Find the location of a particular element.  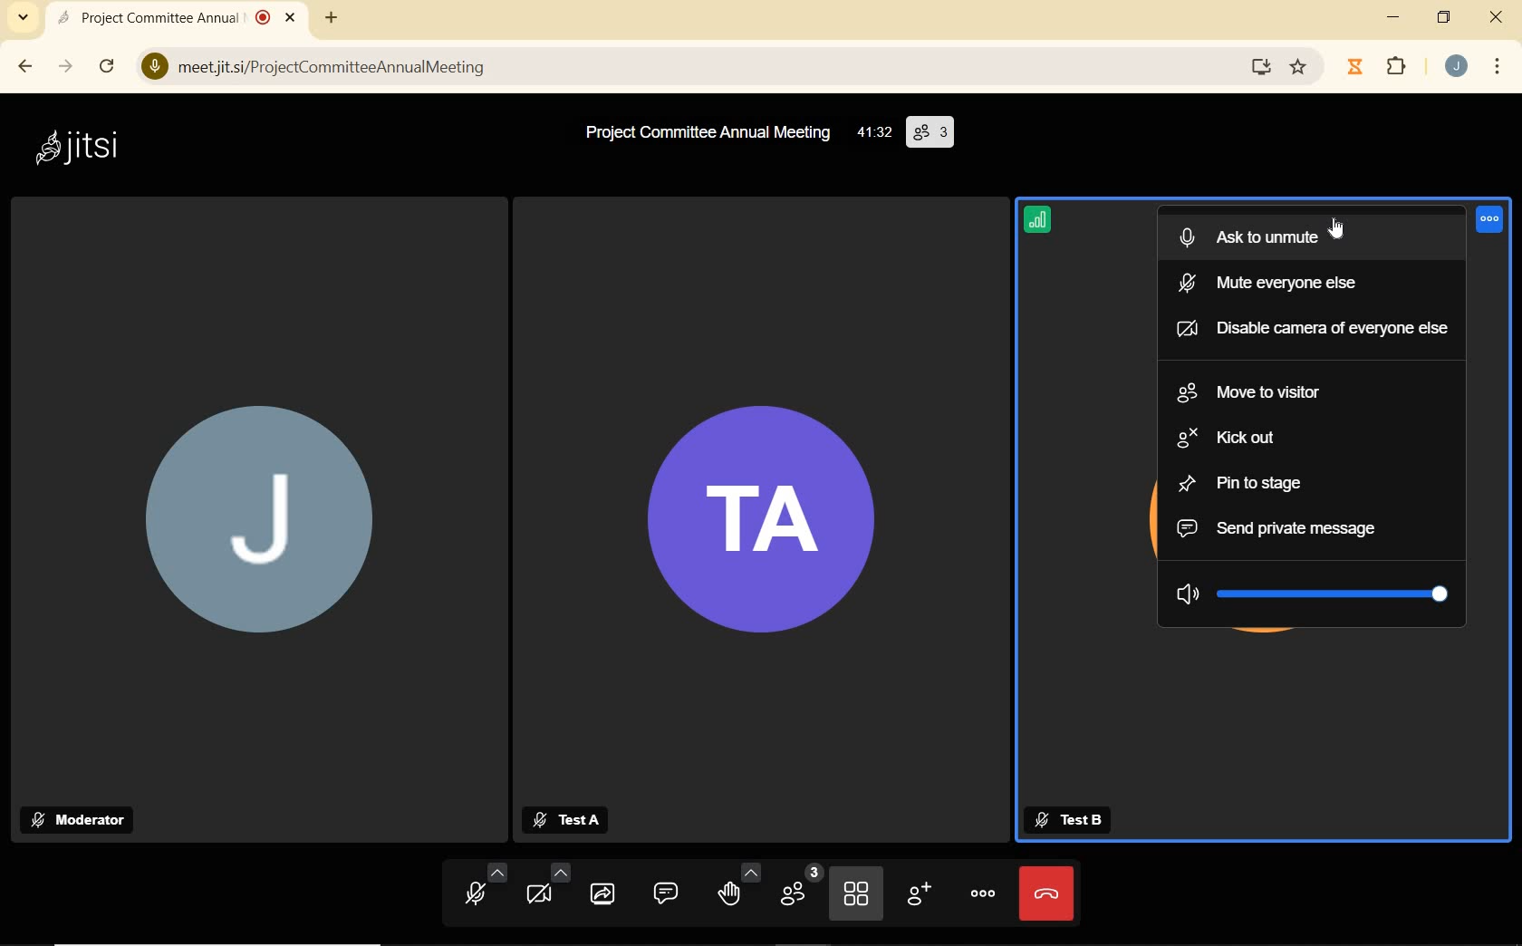

SEARCH TAB is located at coordinates (24, 20).